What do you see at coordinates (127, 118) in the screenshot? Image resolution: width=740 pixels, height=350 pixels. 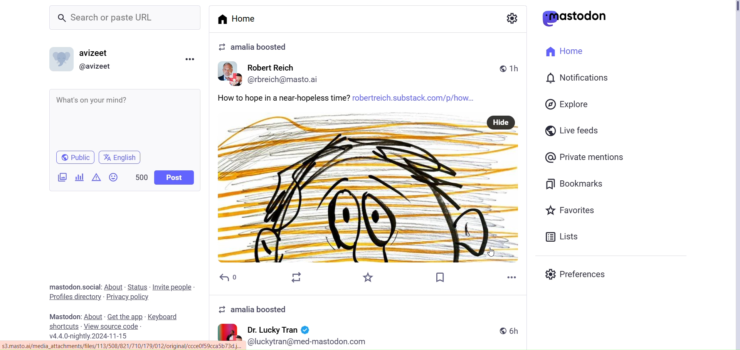 I see `Whats on your Mind` at bounding box center [127, 118].